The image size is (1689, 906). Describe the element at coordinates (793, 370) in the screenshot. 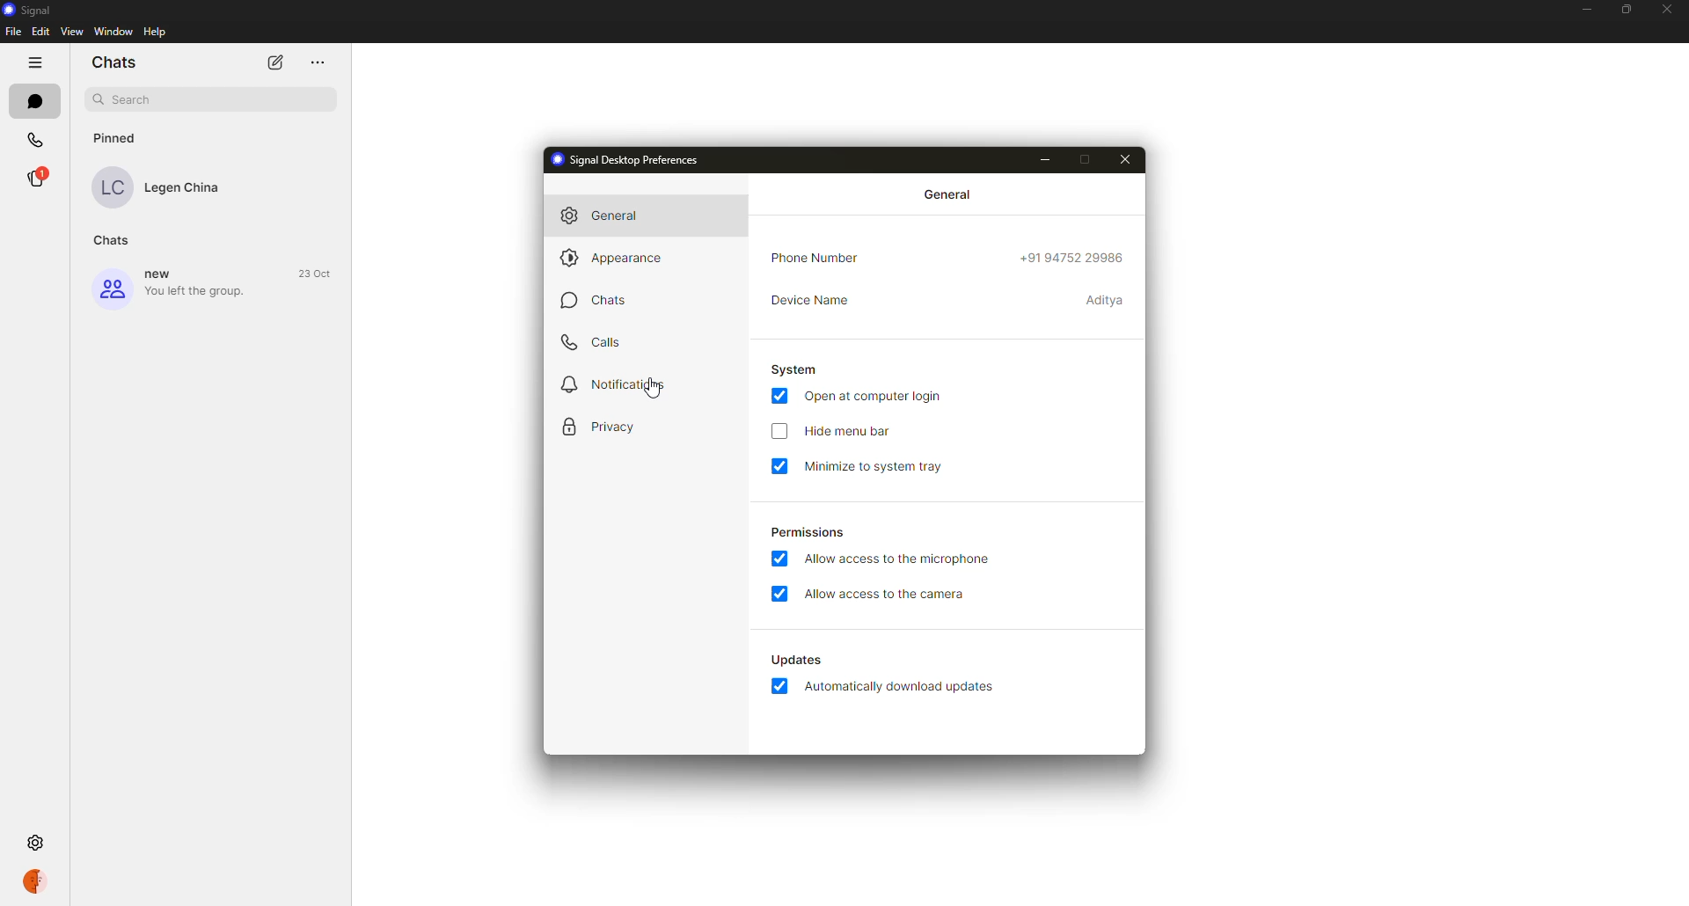

I see `system` at that location.